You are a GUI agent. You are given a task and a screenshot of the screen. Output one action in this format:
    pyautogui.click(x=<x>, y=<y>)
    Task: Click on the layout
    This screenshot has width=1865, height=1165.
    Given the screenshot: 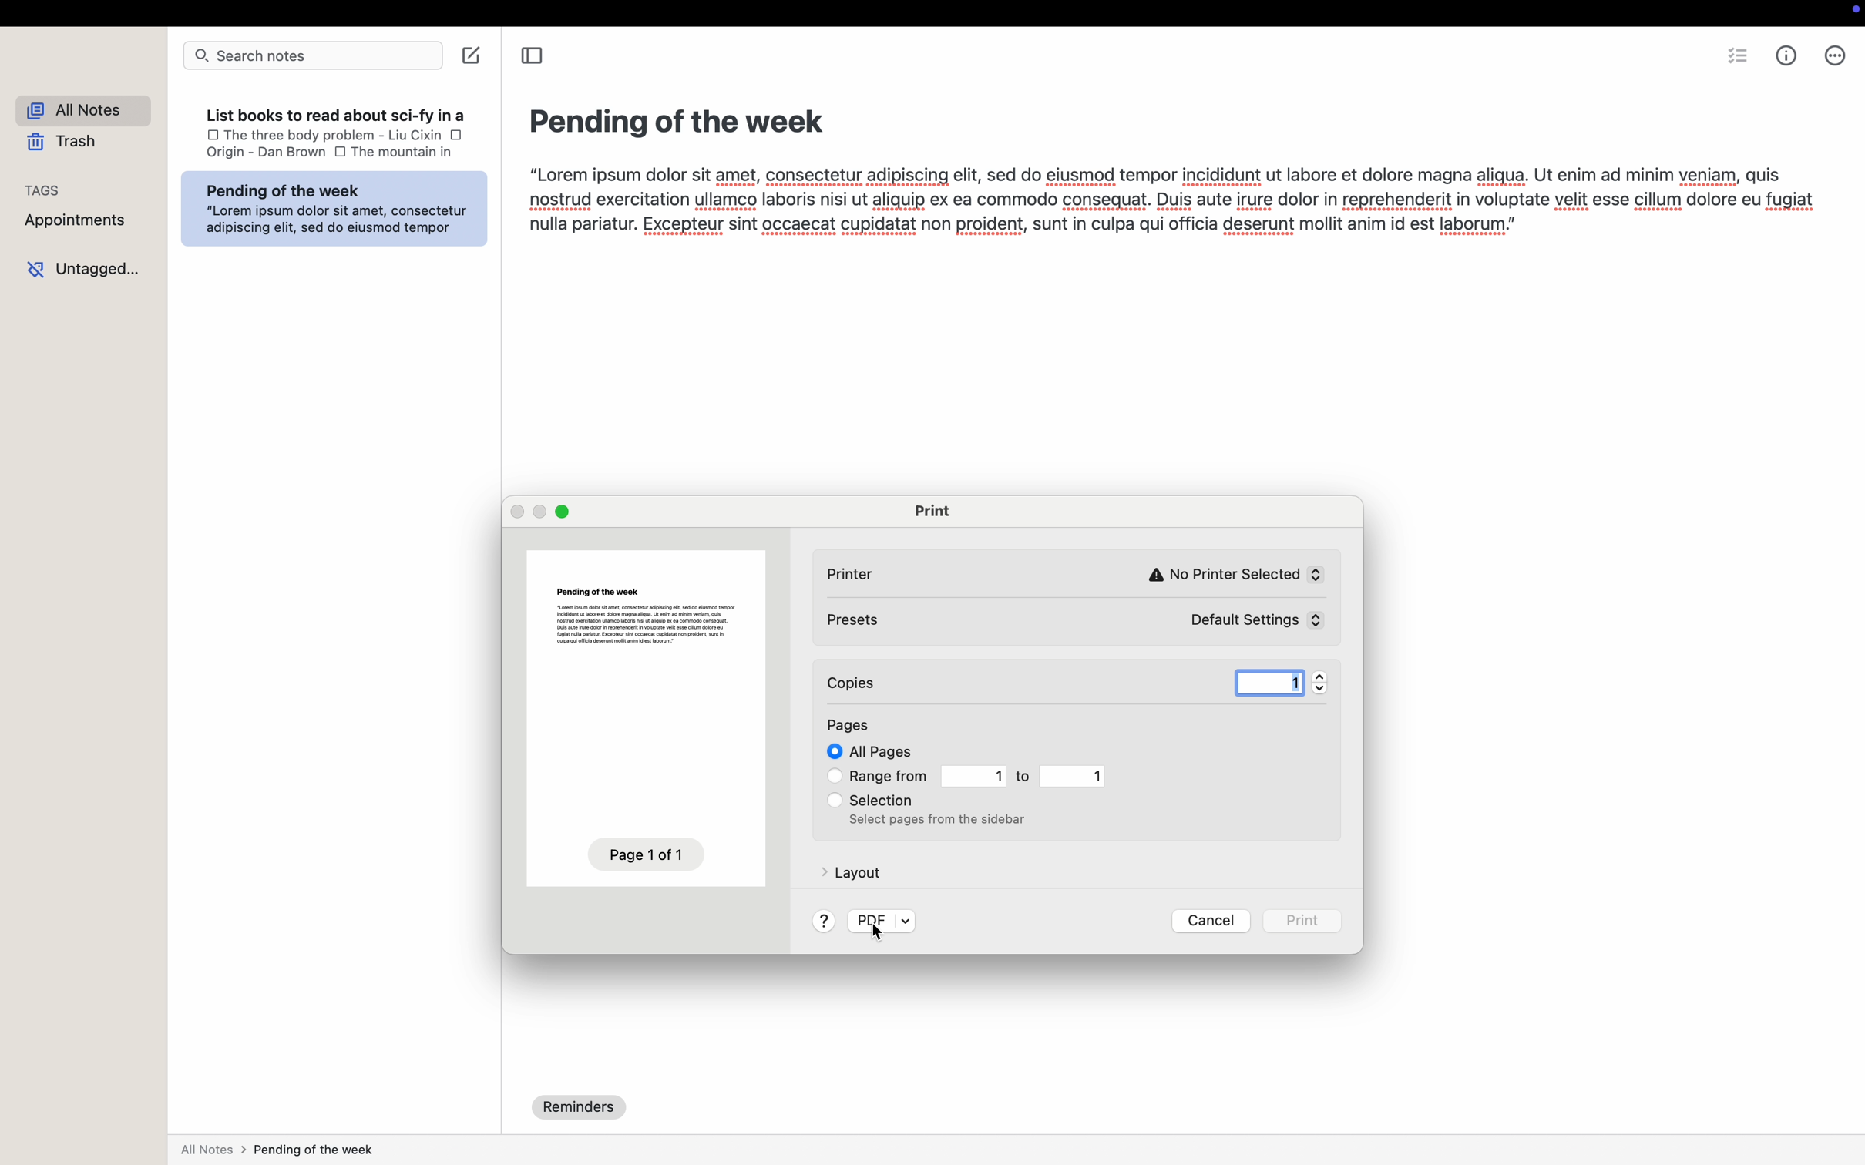 What is the action you would take?
    pyautogui.click(x=850, y=871)
    